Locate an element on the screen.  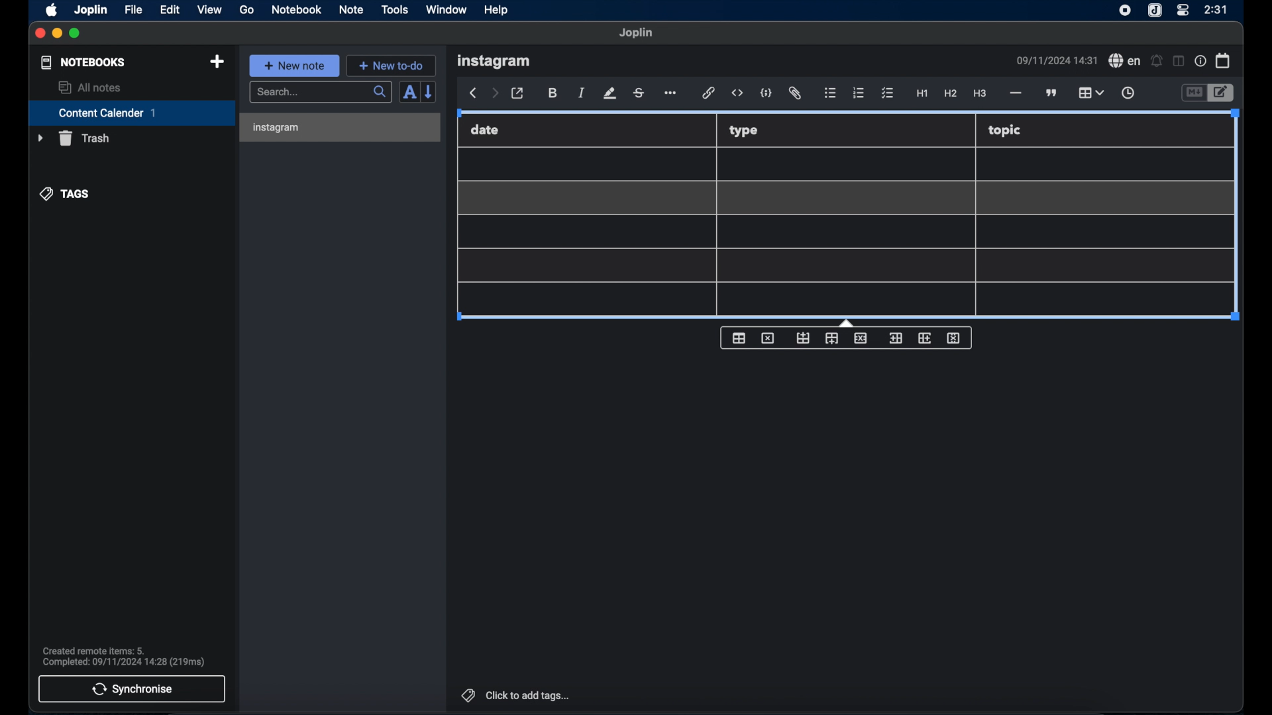
code is located at coordinates (765, 93).